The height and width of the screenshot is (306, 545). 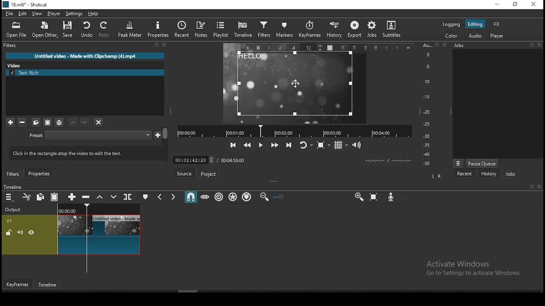 I want to click on Left align, so click(x=343, y=48).